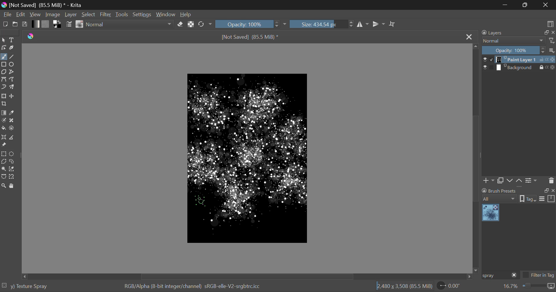  What do you see at coordinates (24, 24) in the screenshot?
I see `Save` at bounding box center [24, 24].